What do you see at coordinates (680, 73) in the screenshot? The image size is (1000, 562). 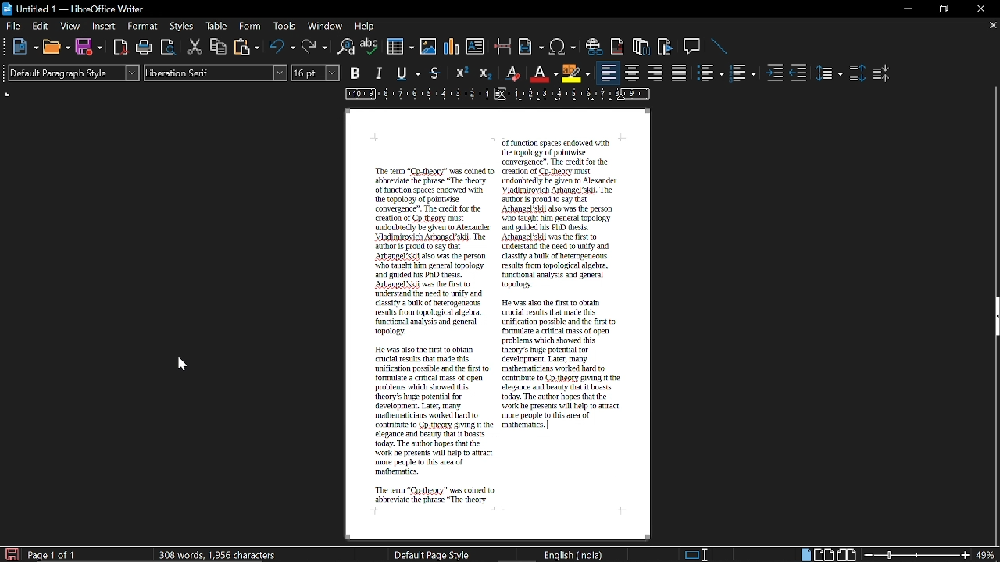 I see `Justified` at bounding box center [680, 73].